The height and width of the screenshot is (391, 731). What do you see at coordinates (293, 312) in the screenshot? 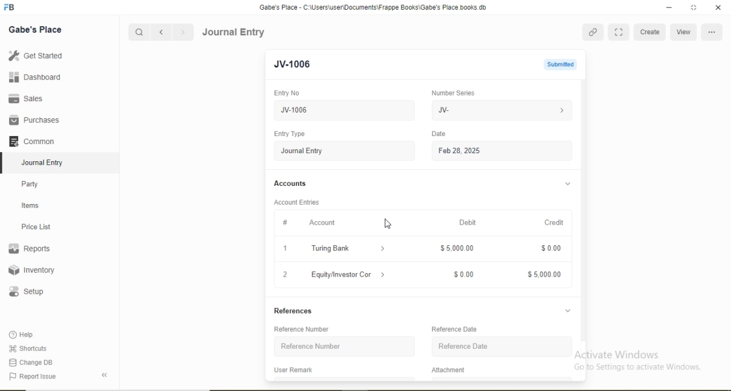
I see `References` at bounding box center [293, 312].